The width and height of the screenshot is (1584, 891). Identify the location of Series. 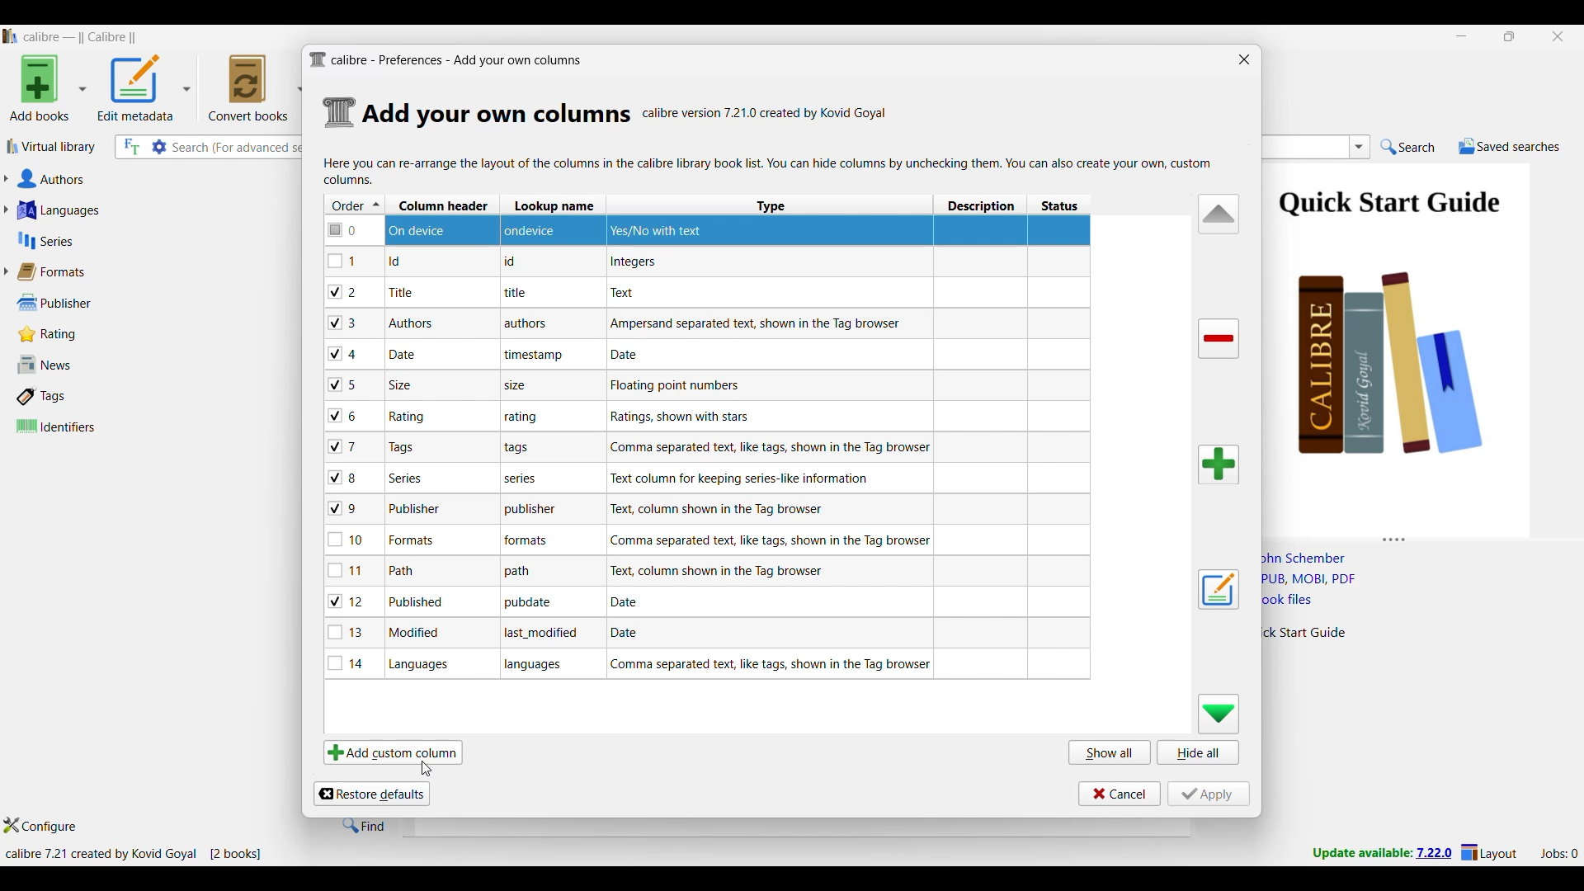
(124, 241).